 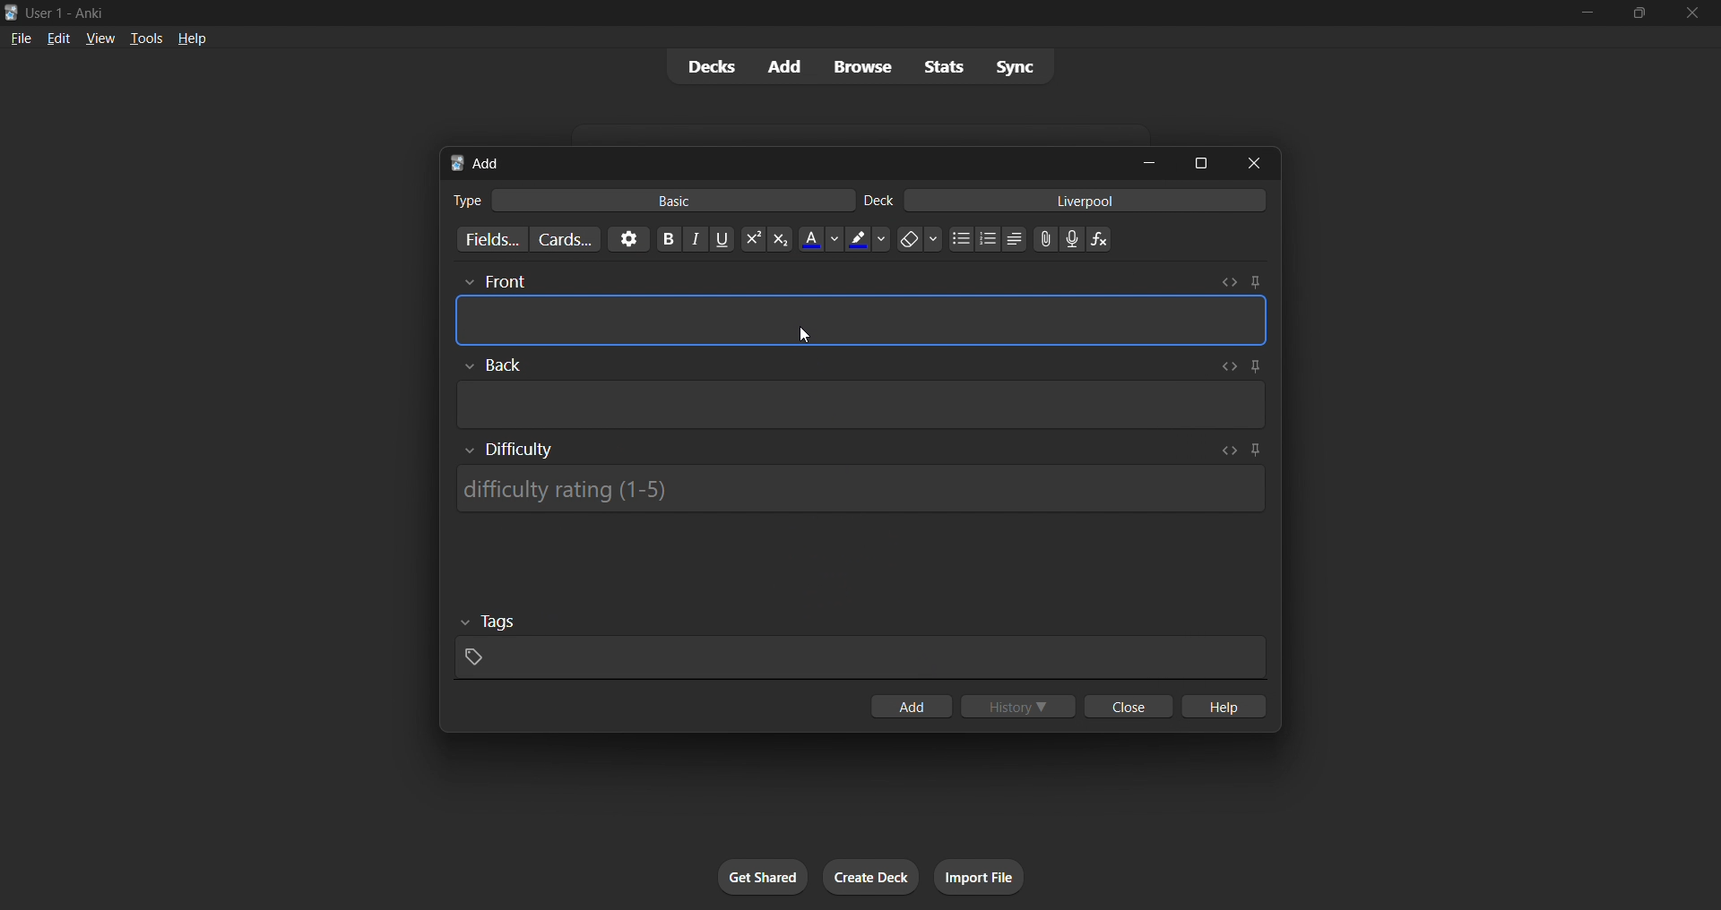 I want to click on , so click(x=494, y=283).